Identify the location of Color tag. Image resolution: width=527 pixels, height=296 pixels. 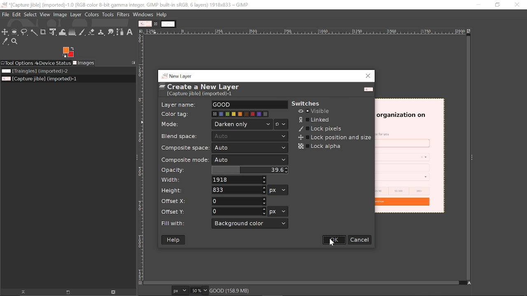
(241, 114).